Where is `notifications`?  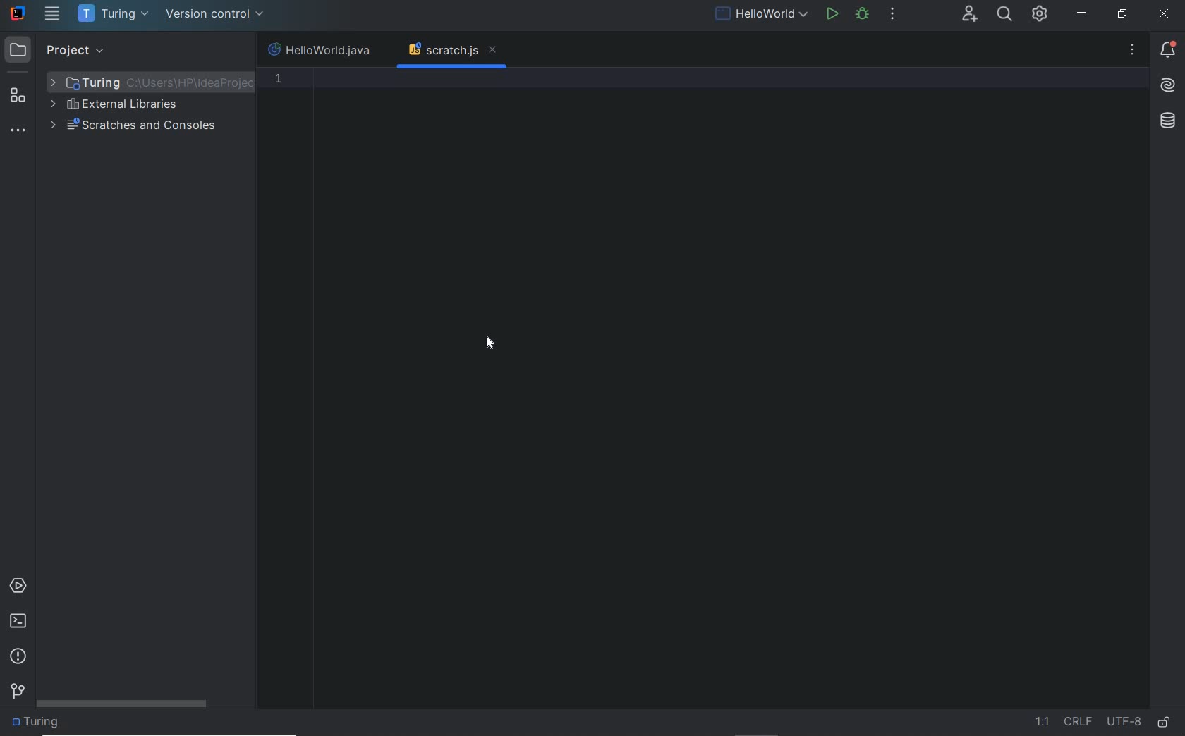
notifications is located at coordinates (1165, 51).